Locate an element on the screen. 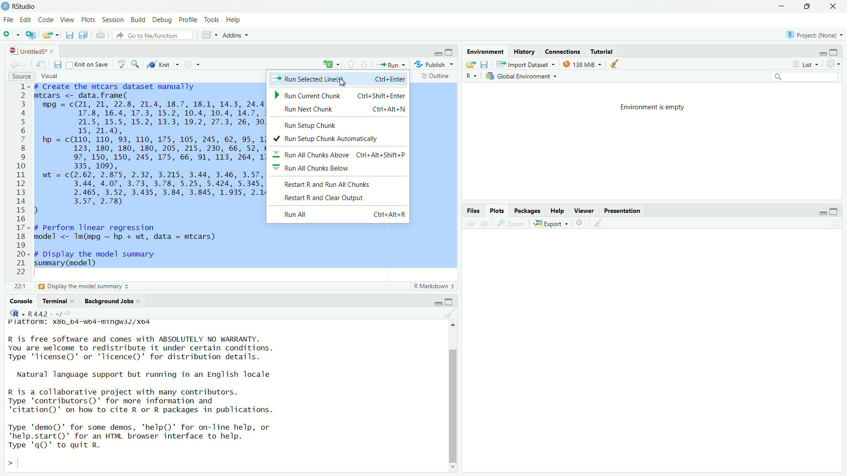  Run Selected Line(s) is located at coordinates (310, 80).